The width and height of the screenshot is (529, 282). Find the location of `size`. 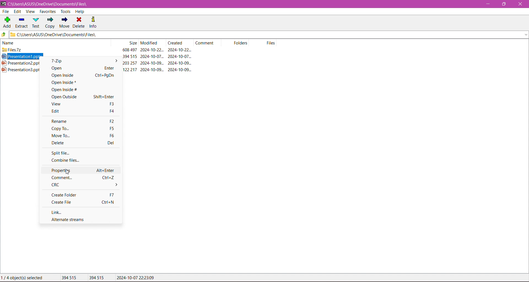

size is located at coordinates (132, 43).